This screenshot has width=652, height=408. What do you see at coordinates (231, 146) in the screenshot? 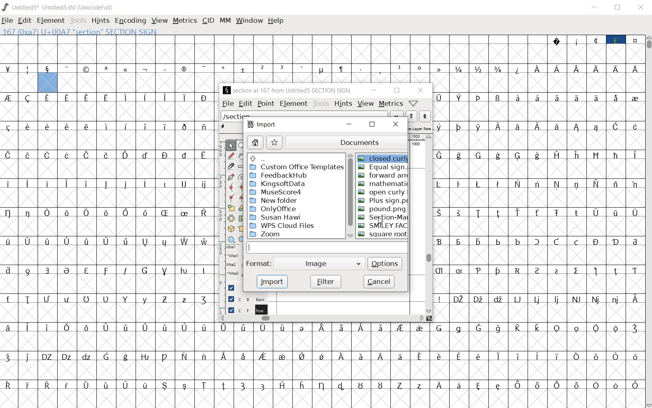
I see `POINTER` at bounding box center [231, 146].